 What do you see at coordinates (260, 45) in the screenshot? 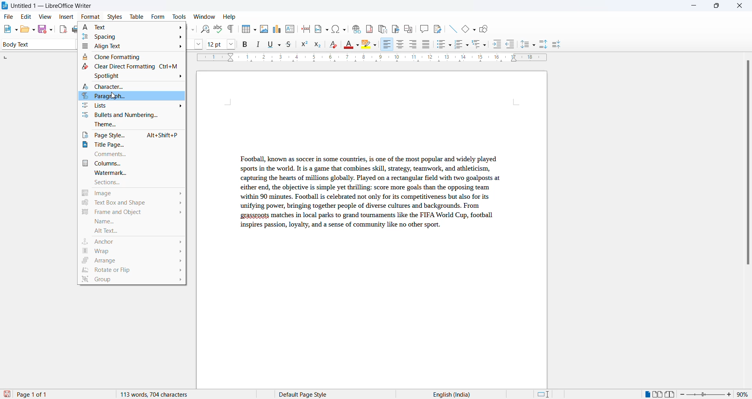
I see `italic` at bounding box center [260, 45].